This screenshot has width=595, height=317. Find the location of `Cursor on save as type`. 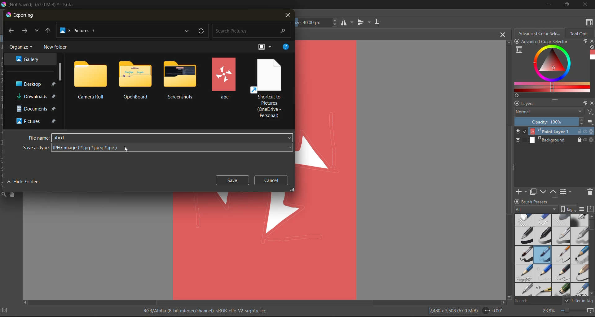

Cursor on save as type is located at coordinates (157, 148).